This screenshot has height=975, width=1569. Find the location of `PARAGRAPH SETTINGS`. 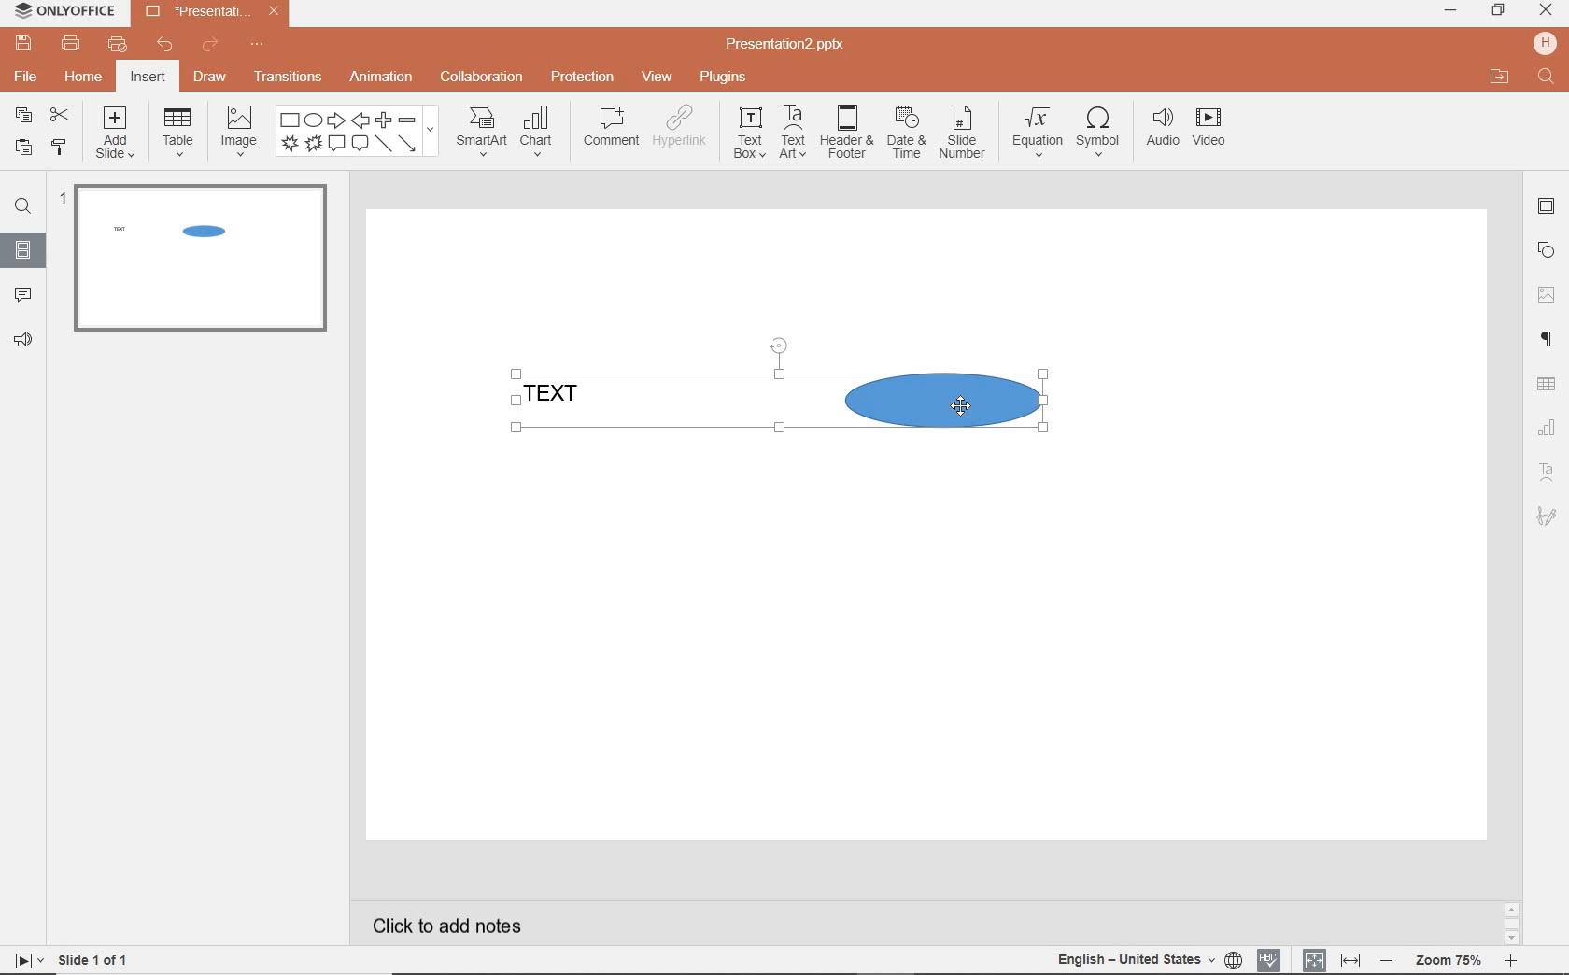

PARAGRAPH SETTINGS is located at coordinates (1548, 341).